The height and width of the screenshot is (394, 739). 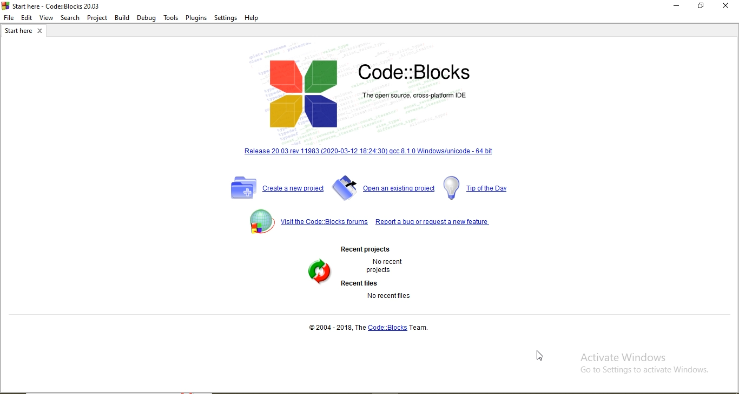 What do you see at coordinates (51, 5) in the screenshot?
I see `Start here -  Code:Blocks 20.03` at bounding box center [51, 5].